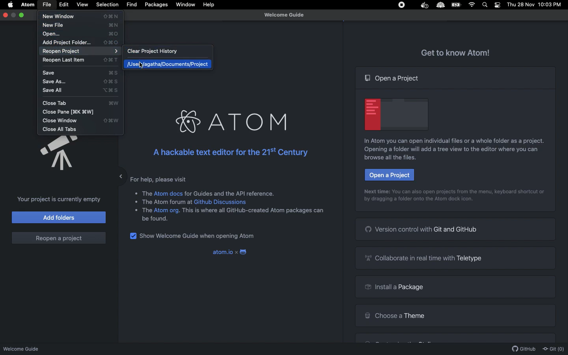  What do you see at coordinates (392, 288) in the screenshot?
I see `Install a package` at bounding box center [392, 288].